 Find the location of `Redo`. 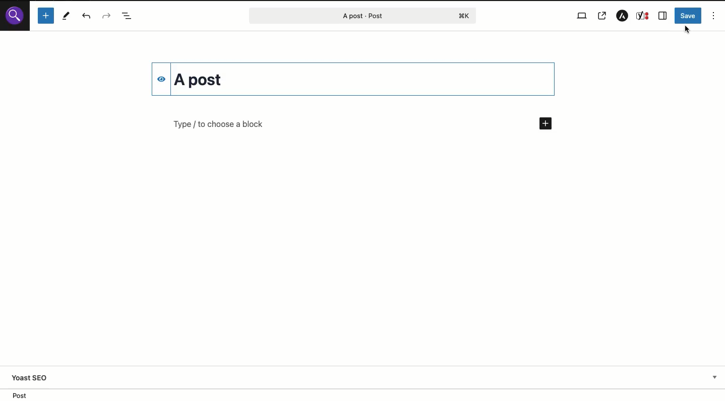

Redo is located at coordinates (105, 16).